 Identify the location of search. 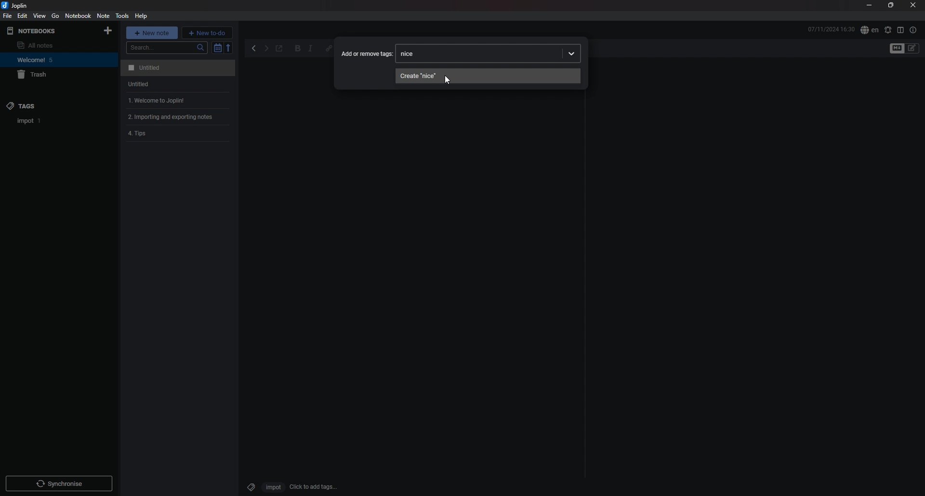
(167, 48).